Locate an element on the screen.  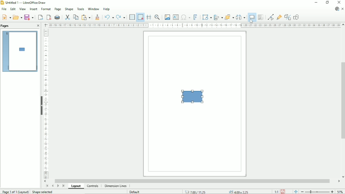
Open is located at coordinates (17, 17).